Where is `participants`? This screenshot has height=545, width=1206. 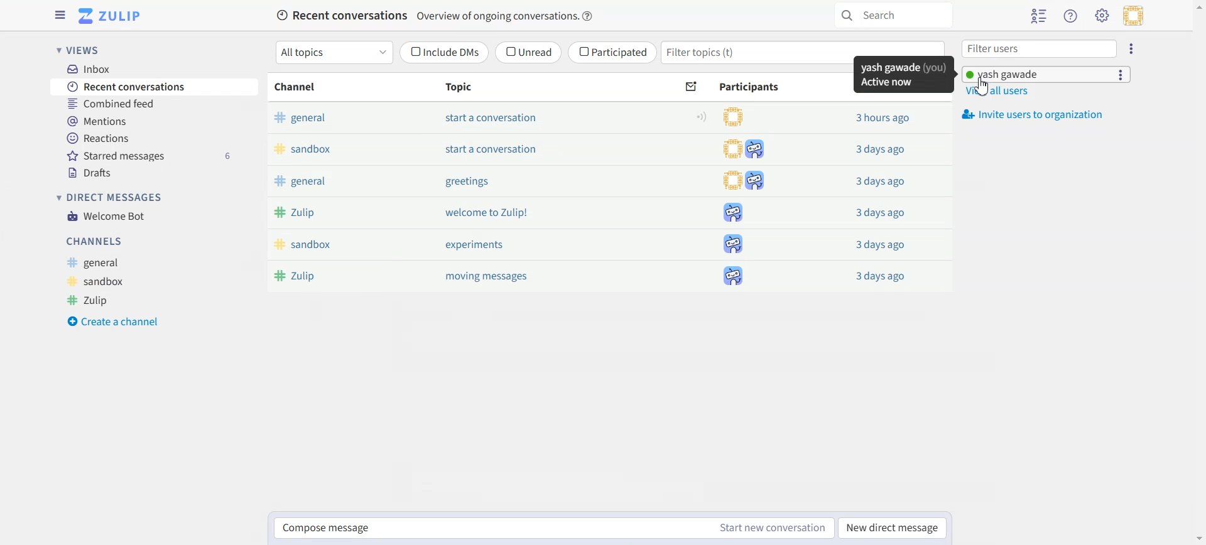 participants is located at coordinates (742, 180).